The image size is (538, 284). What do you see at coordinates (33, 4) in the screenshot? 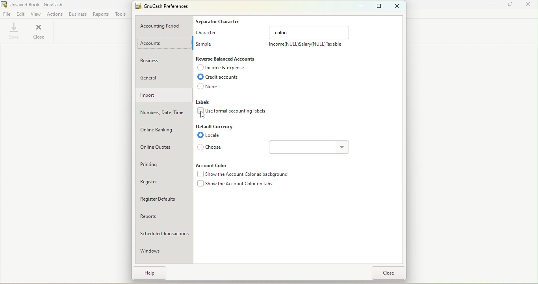
I see `File name` at bounding box center [33, 4].